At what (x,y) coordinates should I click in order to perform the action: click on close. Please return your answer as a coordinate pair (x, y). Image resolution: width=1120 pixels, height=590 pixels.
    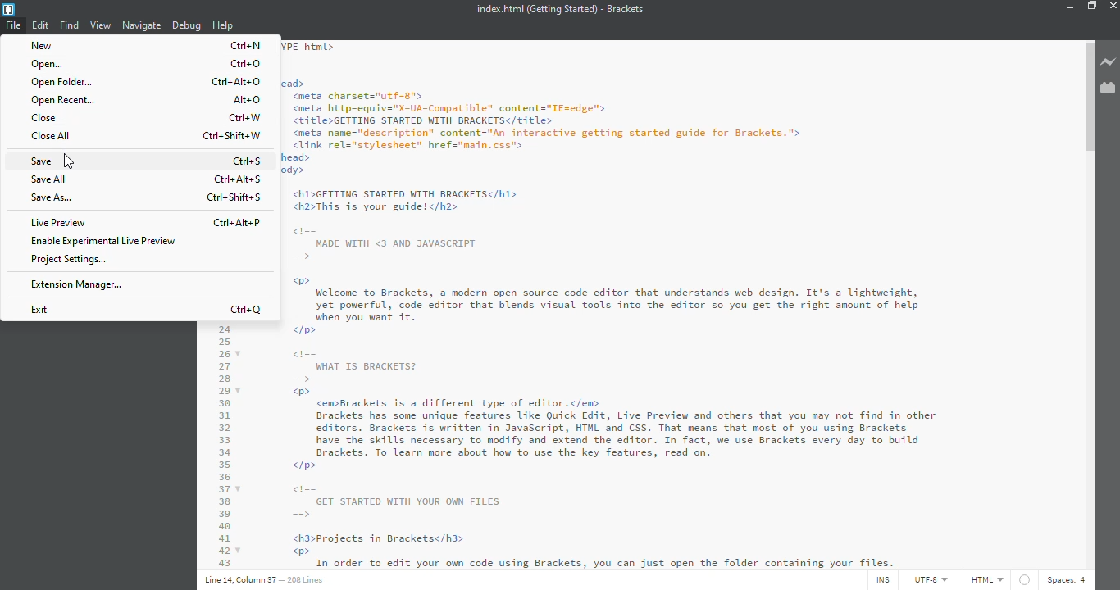
    Looking at the image, I should click on (47, 117).